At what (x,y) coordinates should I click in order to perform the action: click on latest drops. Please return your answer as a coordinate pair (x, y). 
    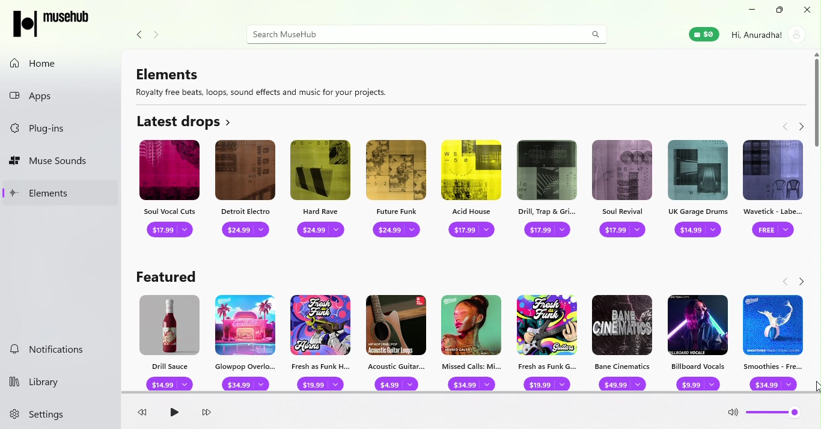
    Looking at the image, I should click on (185, 121).